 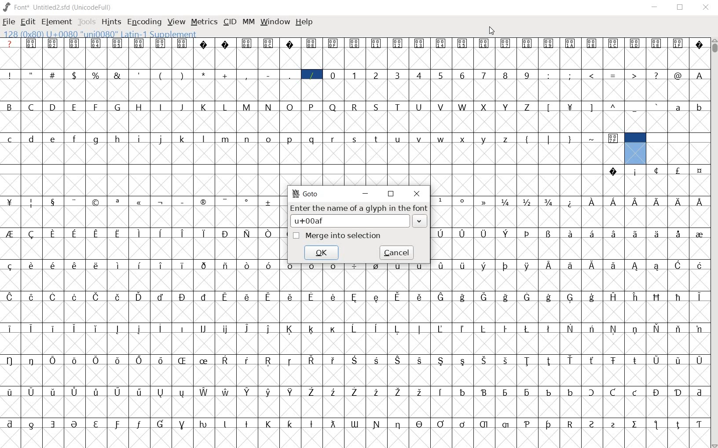 I want to click on t, so click(x=377, y=138).